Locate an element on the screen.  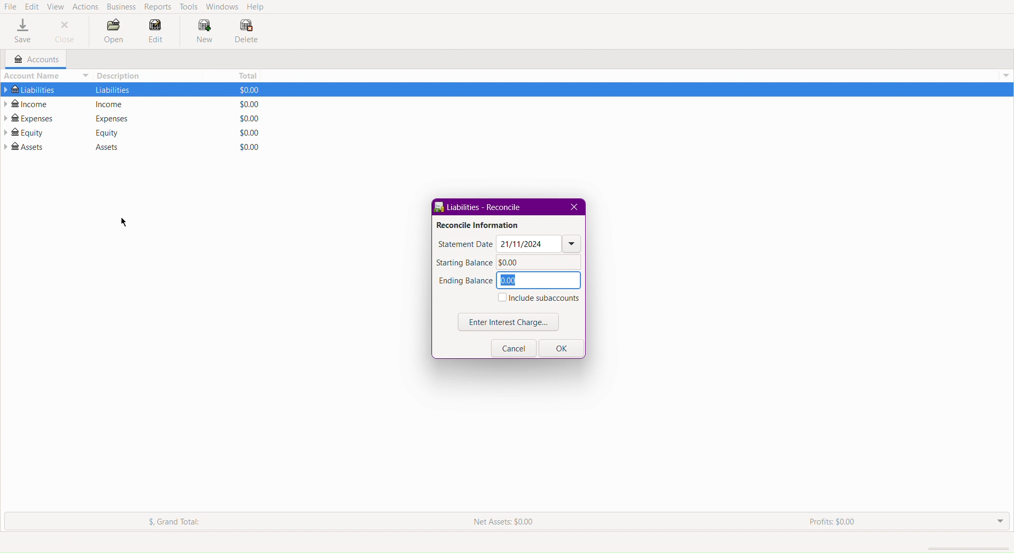
0.00 is located at coordinates (538, 263).